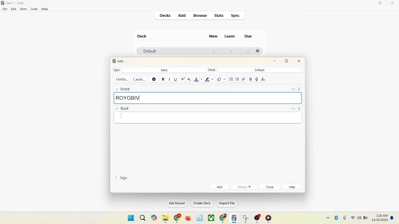  Describe the element at coordinates (121, 116) in the screenshot. I see `colors` at that location.